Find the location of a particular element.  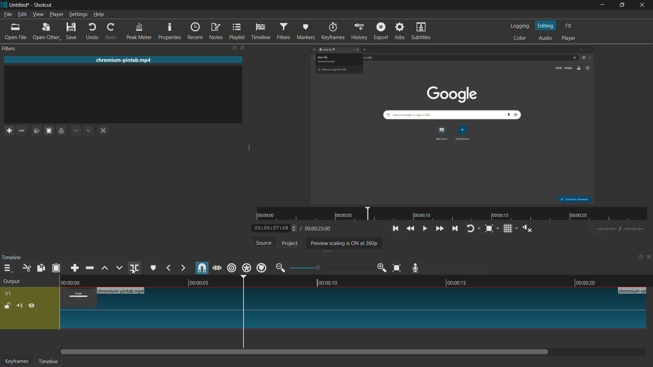

source is located at coordinates (264, 243).